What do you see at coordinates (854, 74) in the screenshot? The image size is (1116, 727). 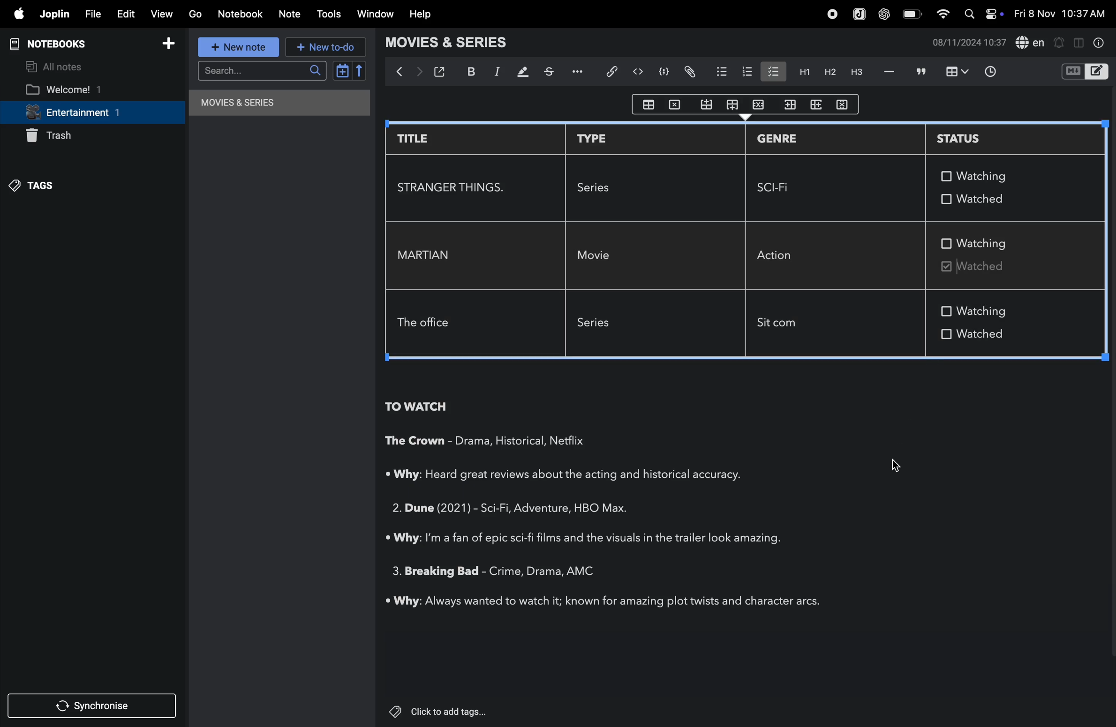 I see `heading 3` at bounding box center [854, 74].